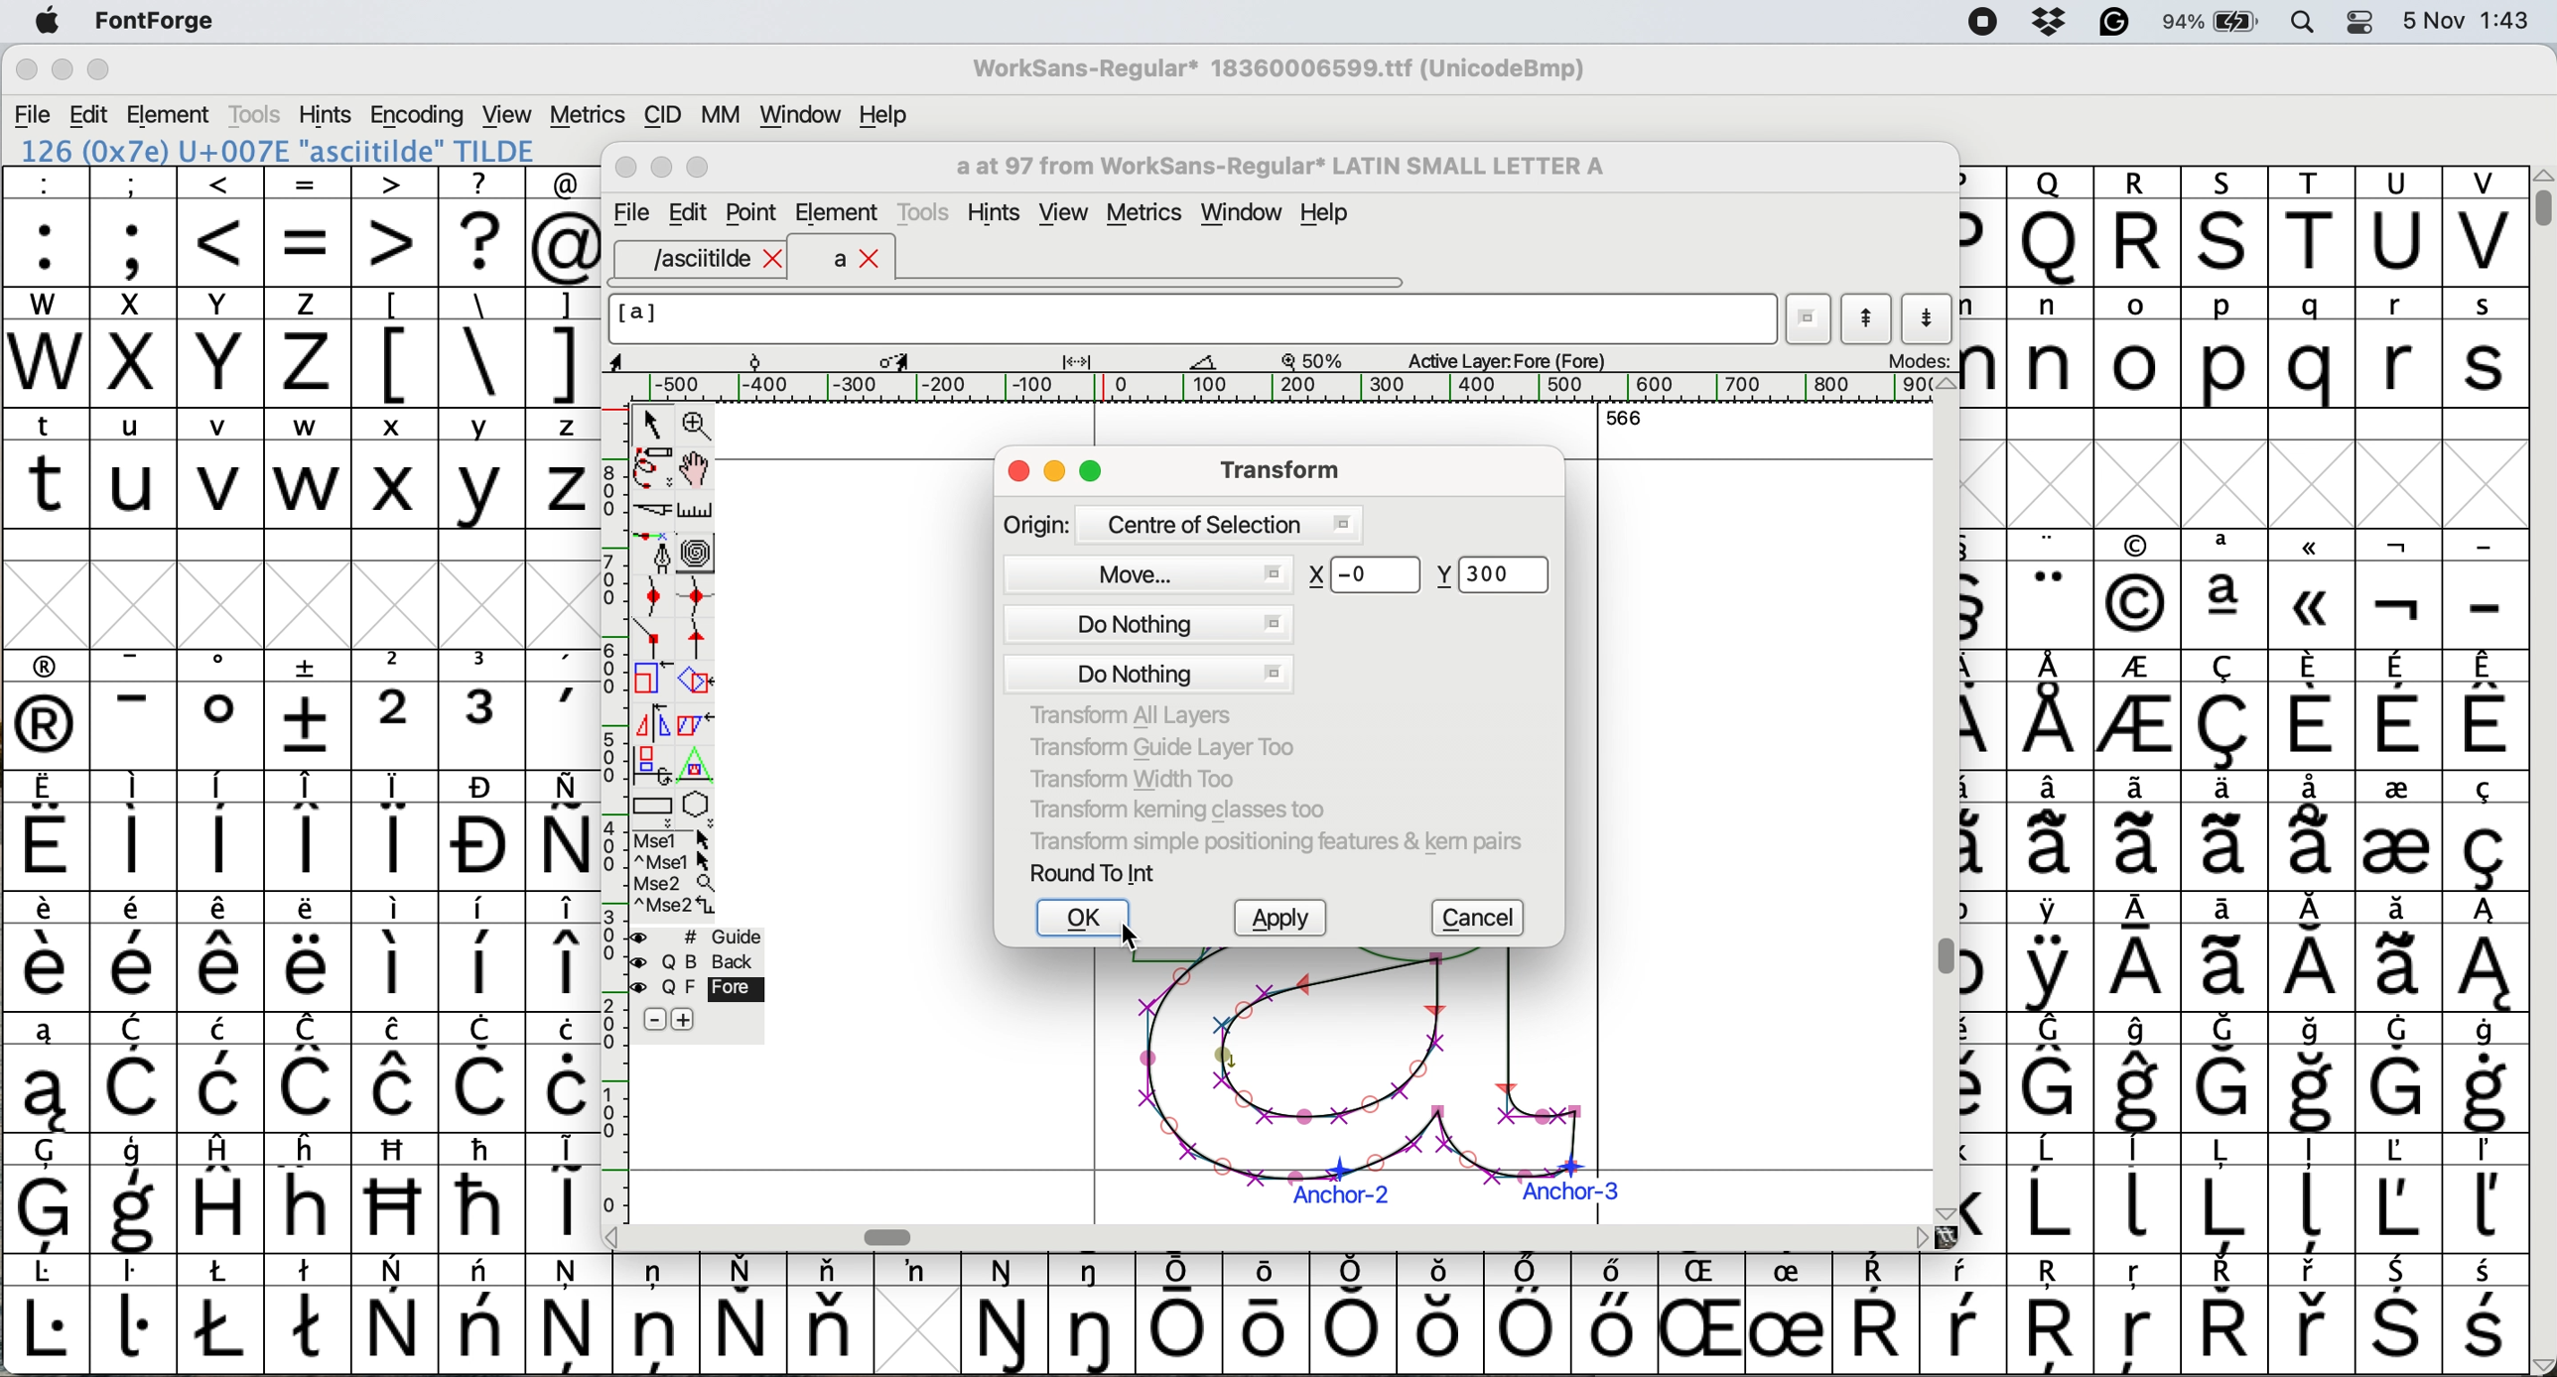  Describe the element at coordinates (48, 832) in the screenshot. I see `symbol` at that location.